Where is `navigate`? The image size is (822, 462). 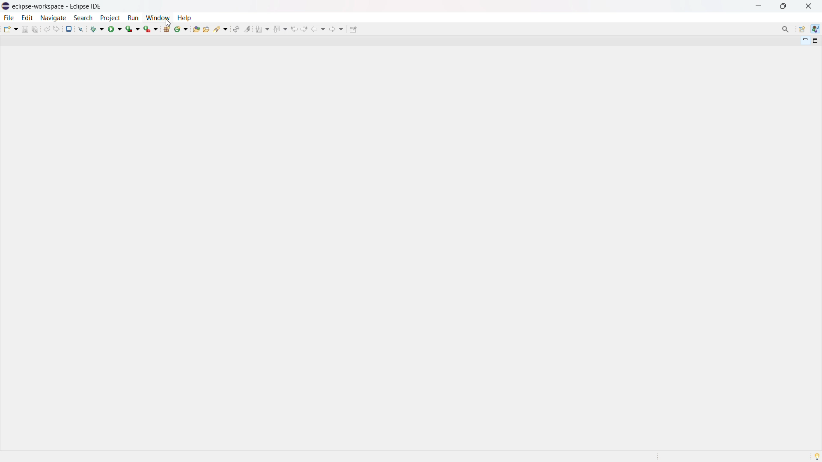
navigate is located at coordinates (53, 18).